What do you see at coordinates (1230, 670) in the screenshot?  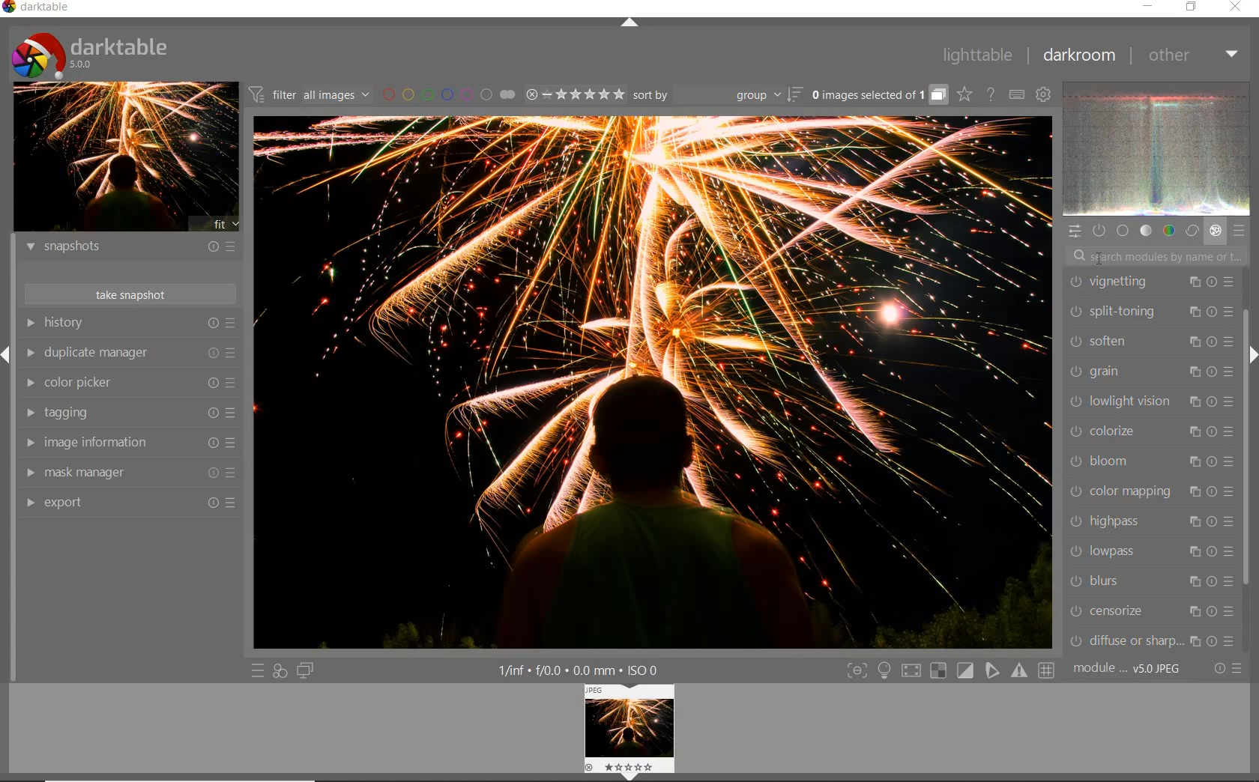 I see `reset or presets and preferences` at bounding box center [1230, 670].